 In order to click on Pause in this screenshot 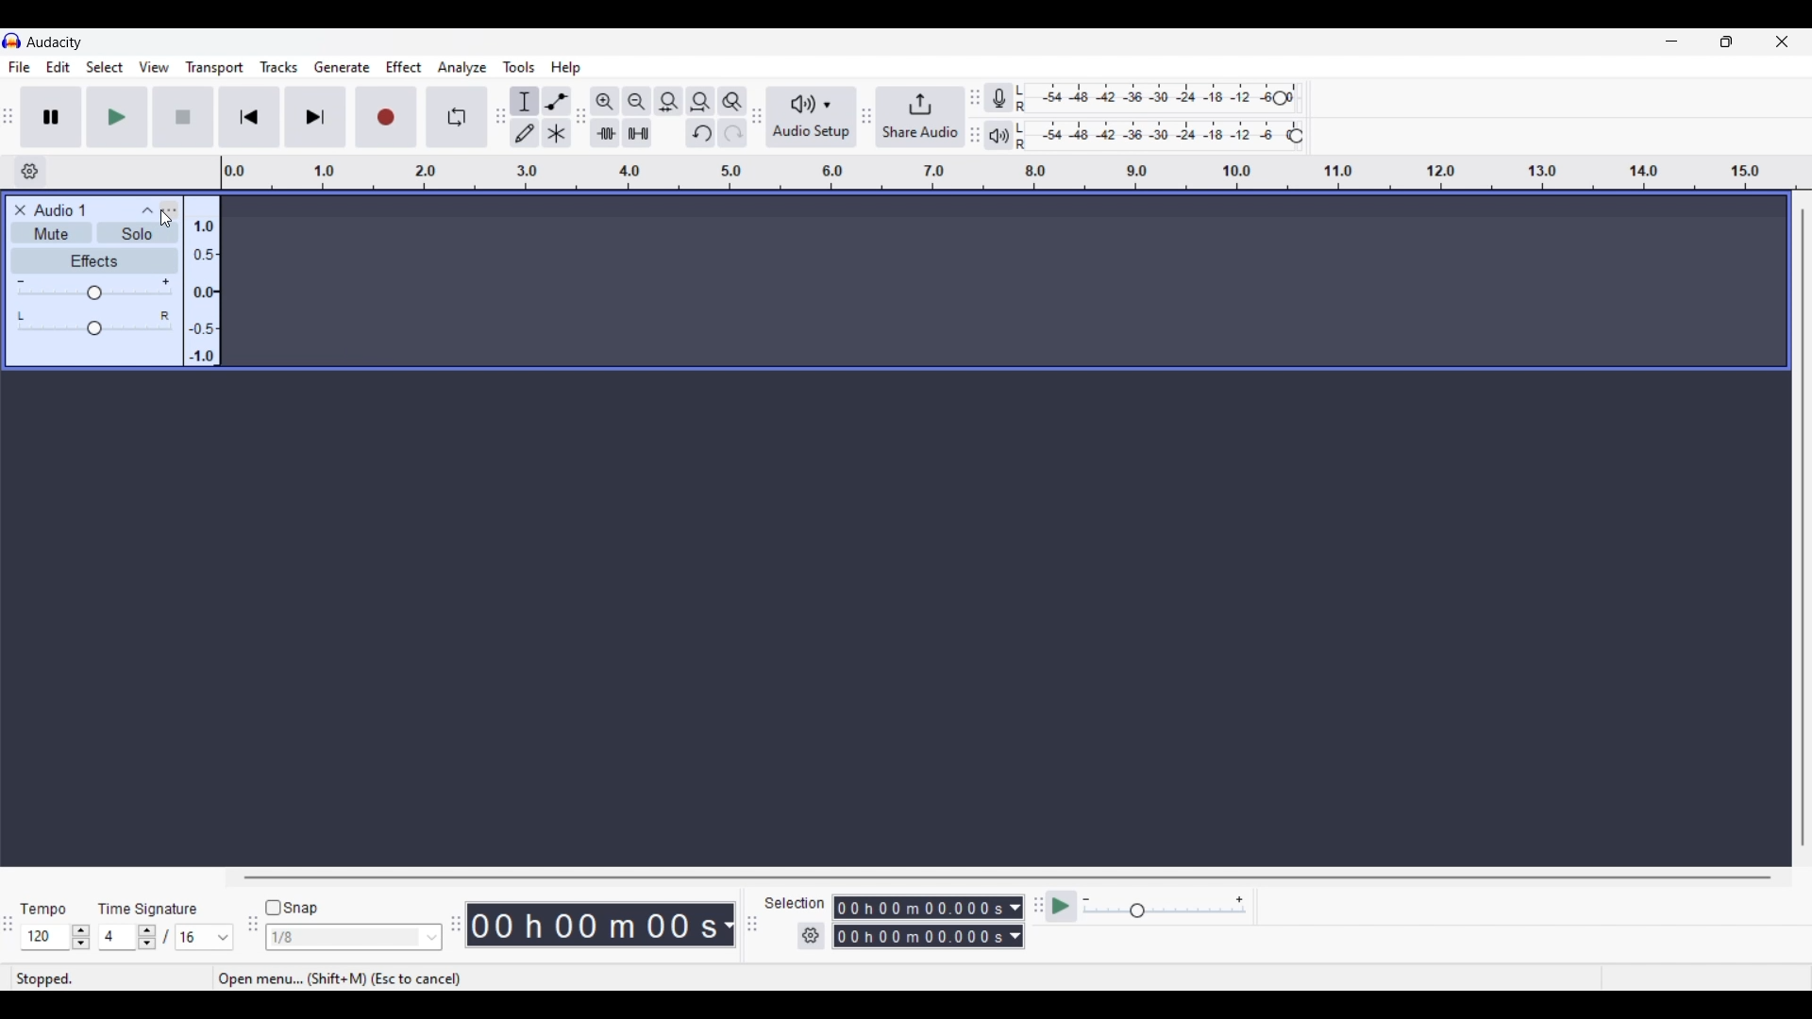, I will do `click(51, 116)`.